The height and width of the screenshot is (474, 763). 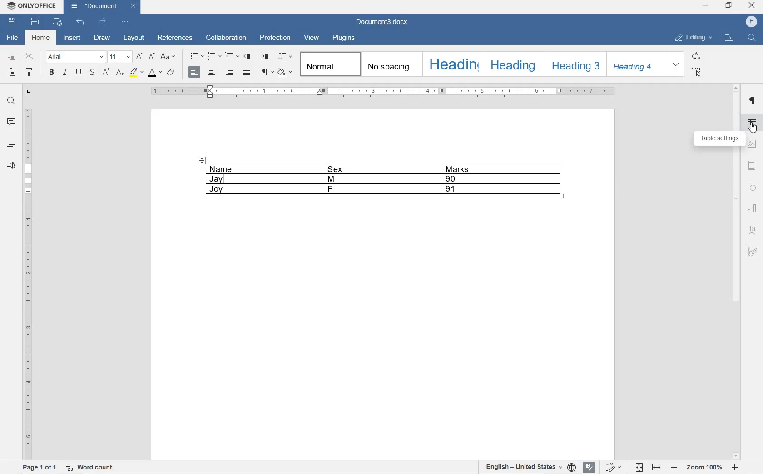 What do you see at coordinates (29, 71) in the screenshot?
I see `COPY STYLE` at bounding box center [29, 71].